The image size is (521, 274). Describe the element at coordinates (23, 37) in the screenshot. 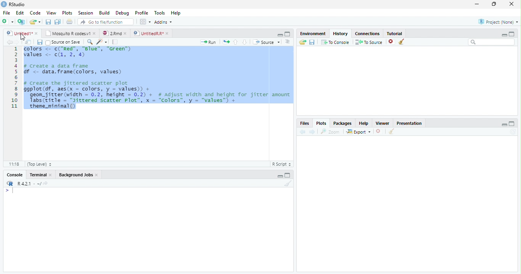

I see `cursor` at that location.